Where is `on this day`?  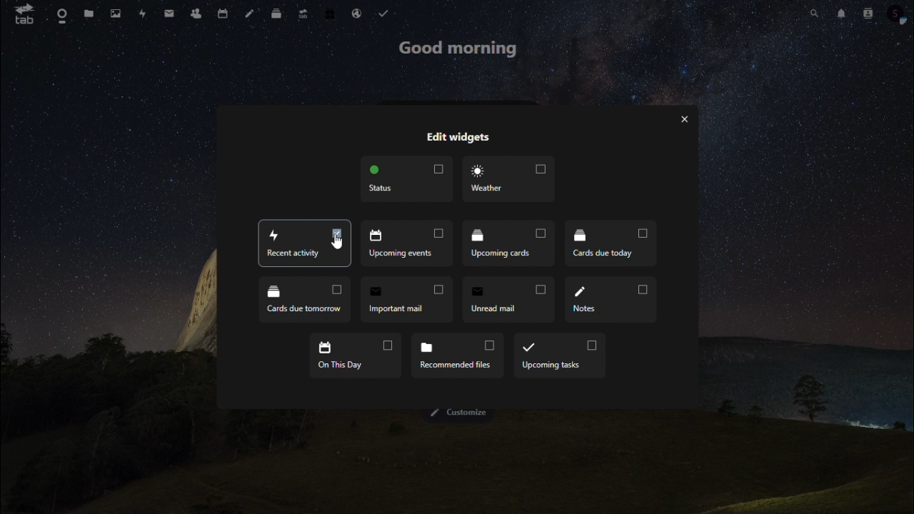 on this day is located at coordinates (354, 355).